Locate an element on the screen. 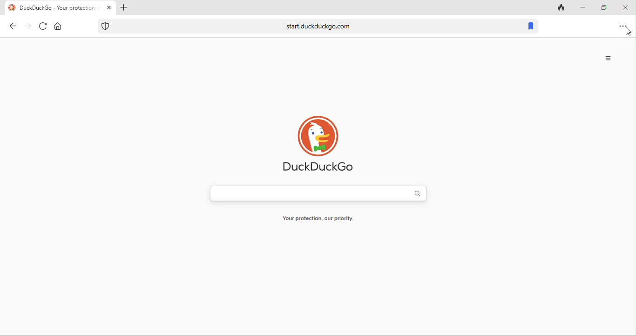 This screenshot has height=336, width=636. bookmark is located at coordinates (533, 26).